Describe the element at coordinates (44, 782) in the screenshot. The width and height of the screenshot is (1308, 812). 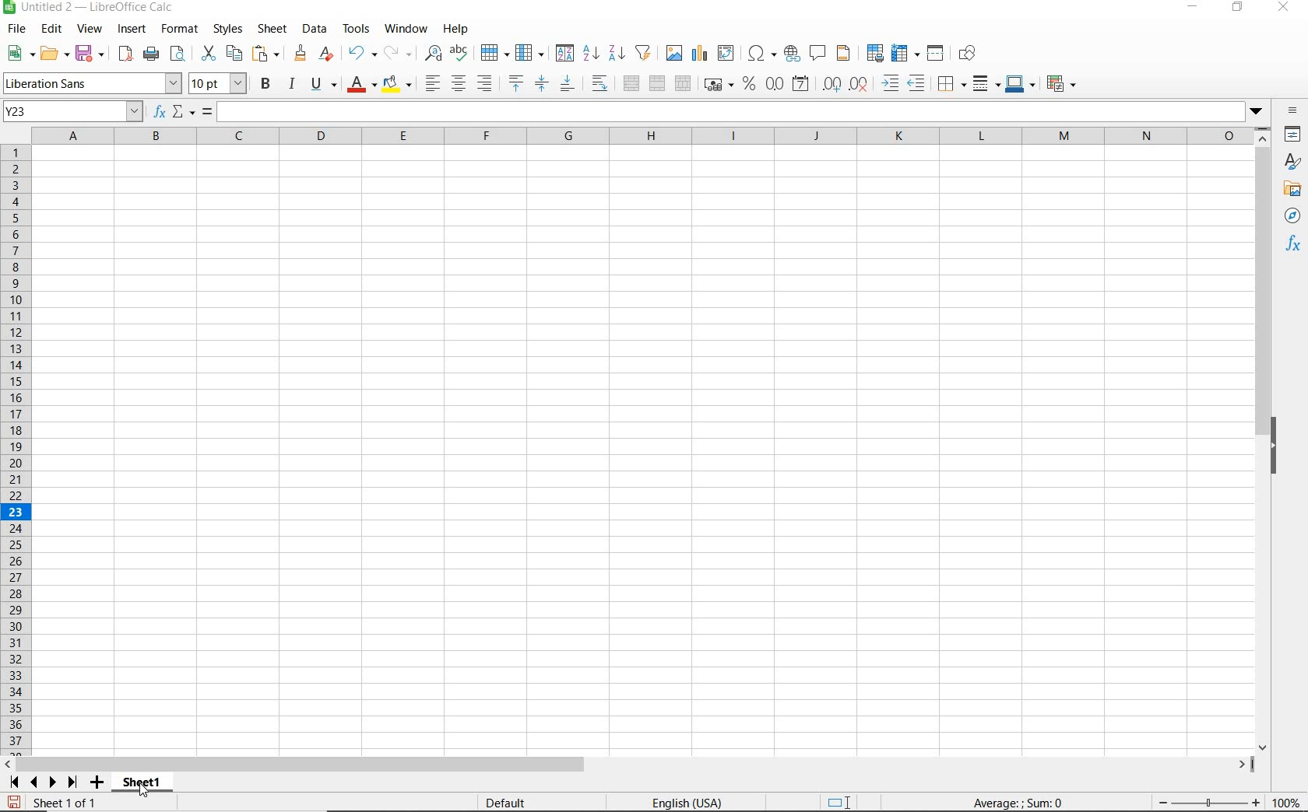
I see `SCROLL TO NEXT SHEET` at that location.